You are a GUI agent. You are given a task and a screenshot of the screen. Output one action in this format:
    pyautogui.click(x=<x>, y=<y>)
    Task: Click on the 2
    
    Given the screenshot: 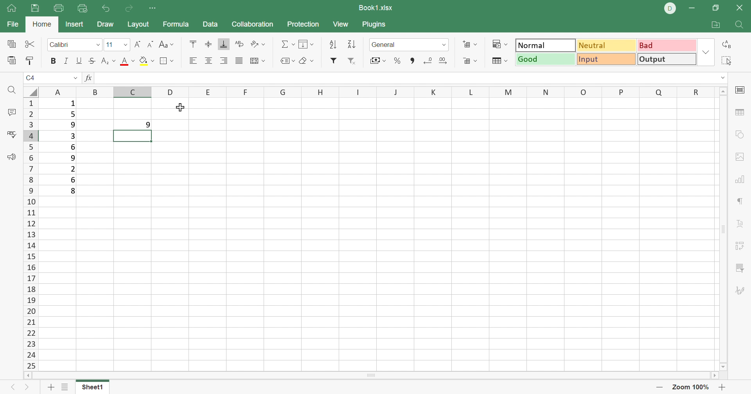 What is the action you would take?
    pyautogui.click(x=72, y=169)
    